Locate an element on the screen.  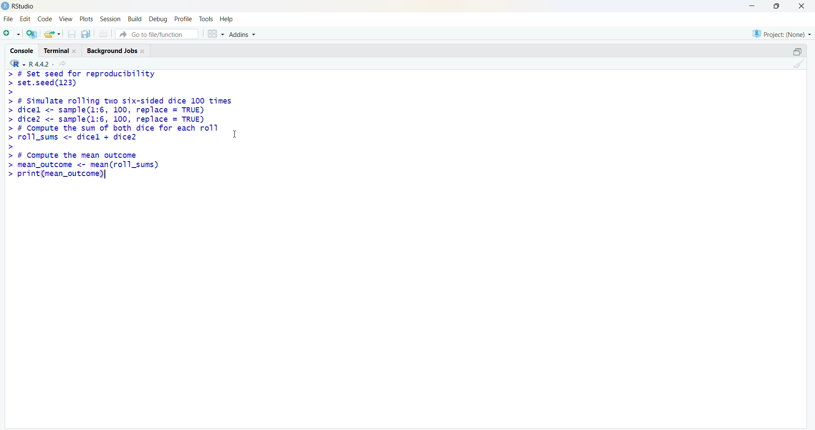
copy is located at coordinates (86, 34).